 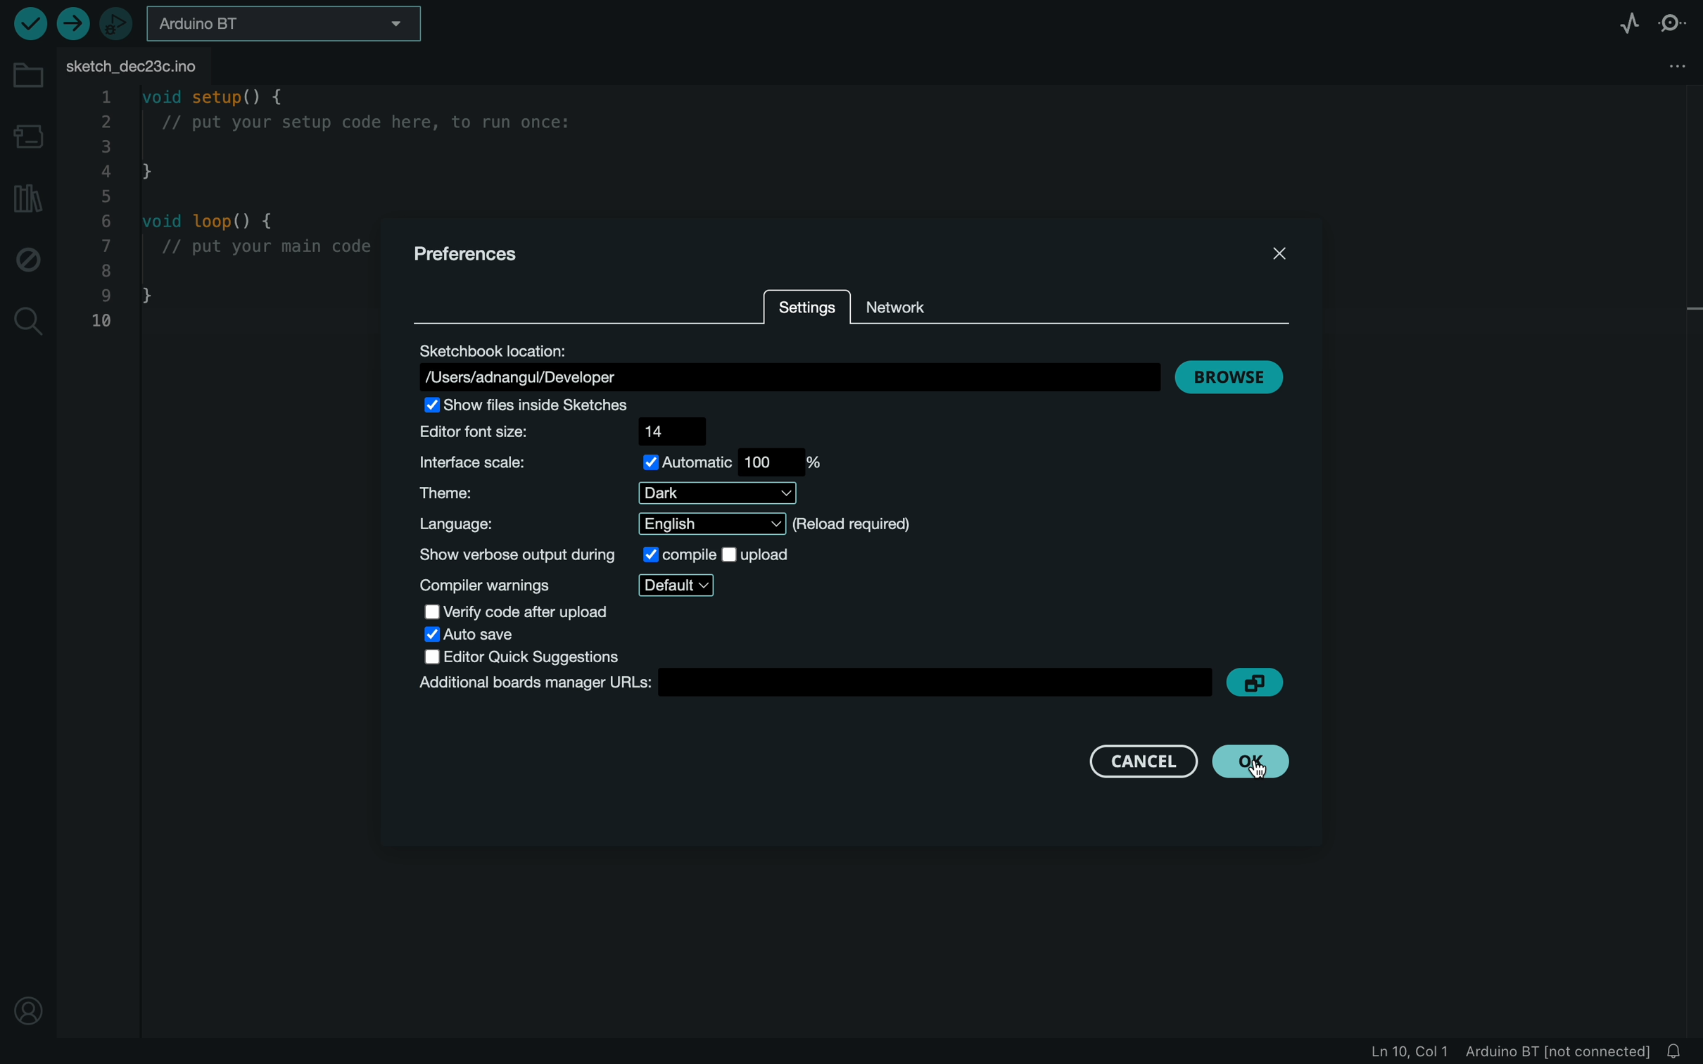 I want to click on library manager, so click(x=29, y=203).